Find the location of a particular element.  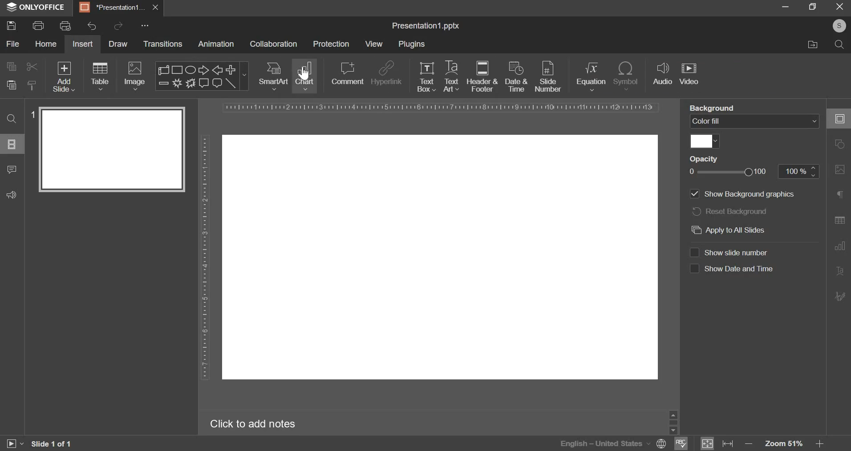

smartart is located at coordinates (273, 75).